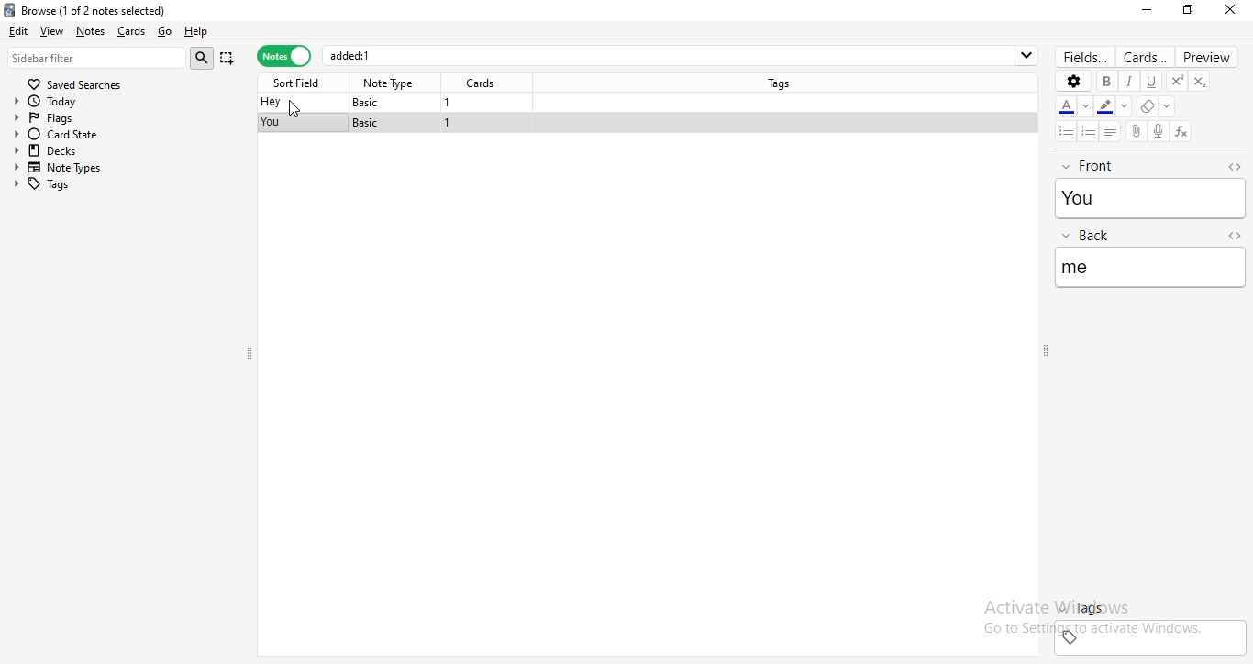 This screenshot has height=664, width=1253. I want to click on basic, so click(368, 123).